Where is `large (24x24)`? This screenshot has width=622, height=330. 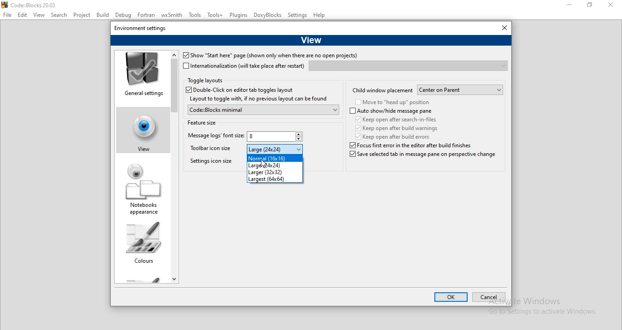 large (24x24) is located at coordinates (275, 149).